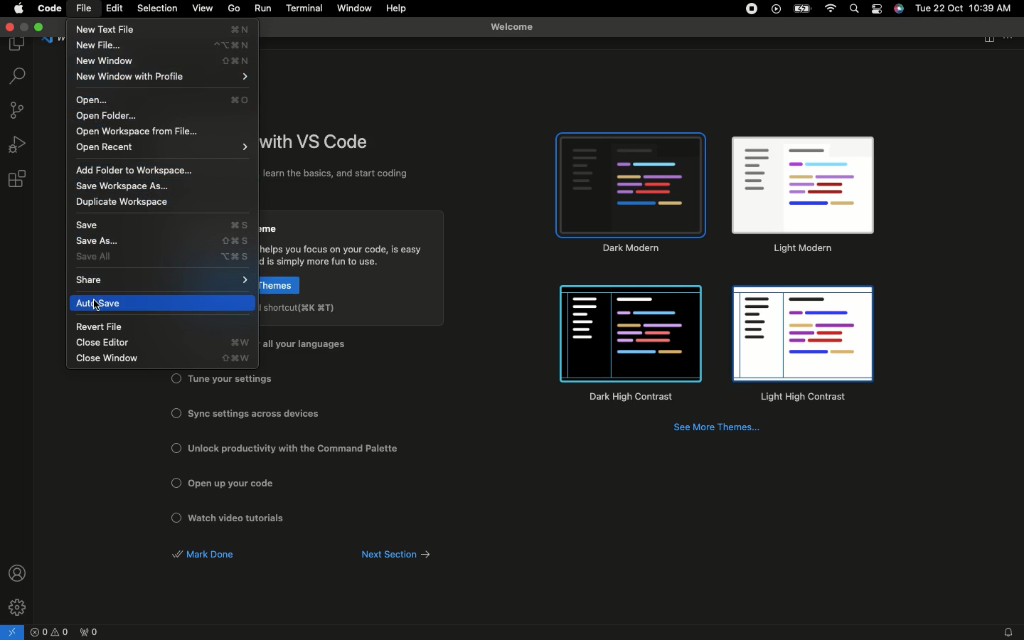 Image resolution: width=1024 pixels, height=640 pixels. What do you see at coordinates (102, 327) in the screenshot?
I see `Revert file` at bounding box center [102, 327].